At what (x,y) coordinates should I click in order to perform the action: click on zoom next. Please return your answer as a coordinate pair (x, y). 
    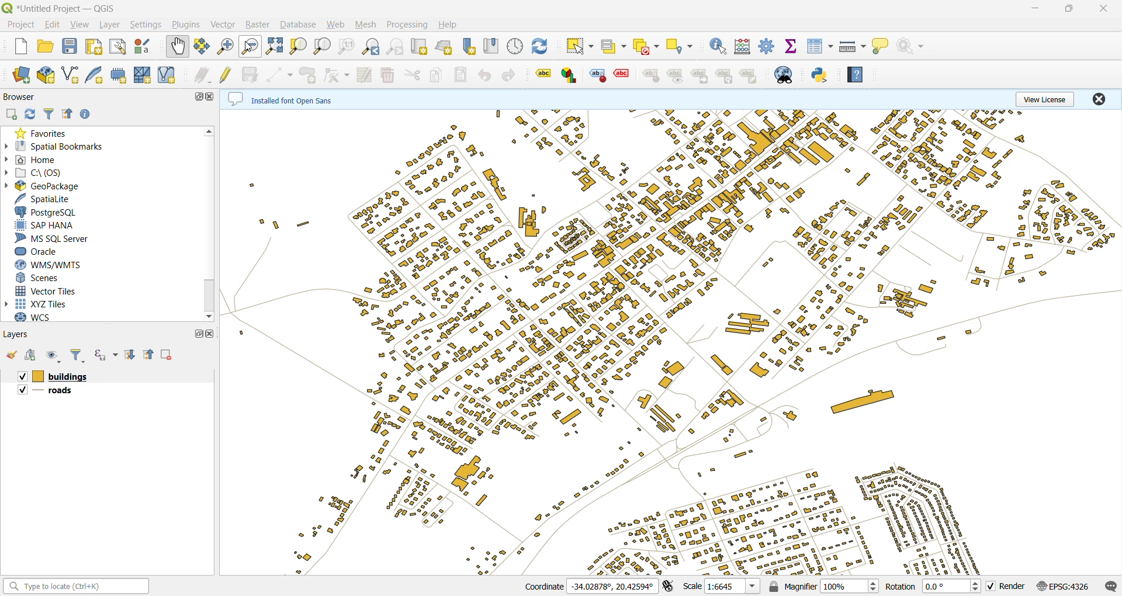
    Looking at the image, I should click on (397, 47).